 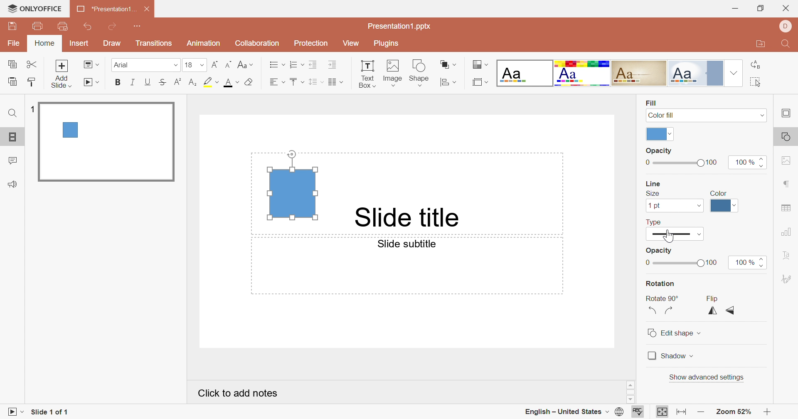 I want to click on Find, so click(x=12, y=115).